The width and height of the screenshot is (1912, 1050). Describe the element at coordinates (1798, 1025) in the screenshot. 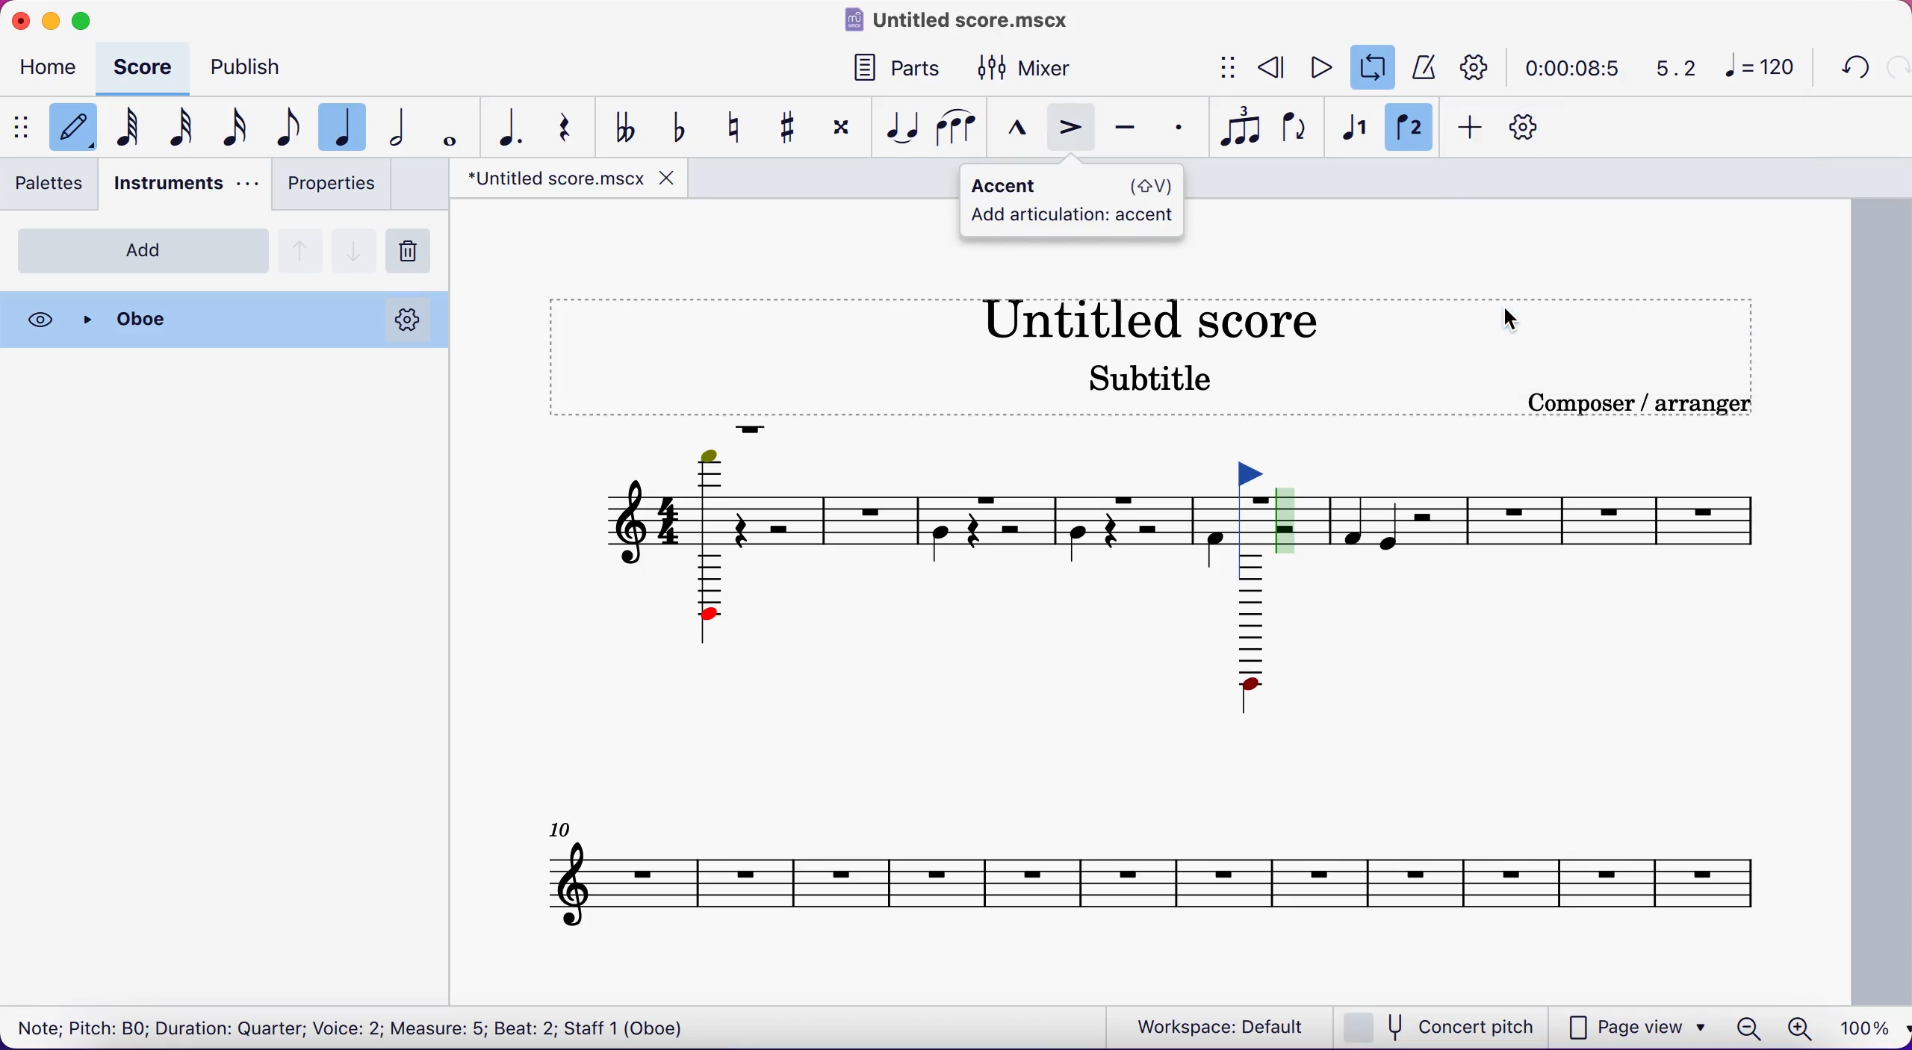

I see `zoom in` at that location.